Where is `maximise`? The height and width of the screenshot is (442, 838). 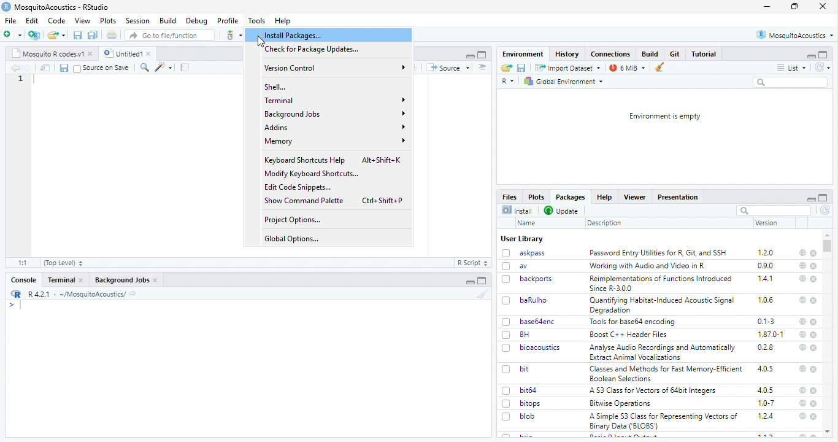
maximise is located at coordinates (823, 55).